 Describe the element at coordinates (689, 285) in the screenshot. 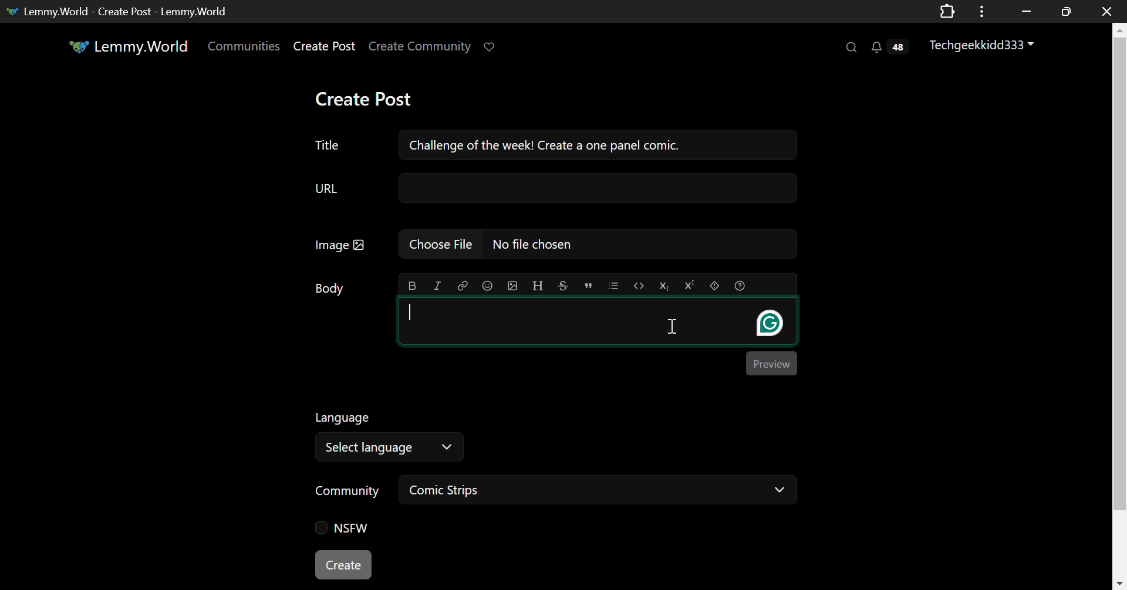

I see `Superscript` at that location.